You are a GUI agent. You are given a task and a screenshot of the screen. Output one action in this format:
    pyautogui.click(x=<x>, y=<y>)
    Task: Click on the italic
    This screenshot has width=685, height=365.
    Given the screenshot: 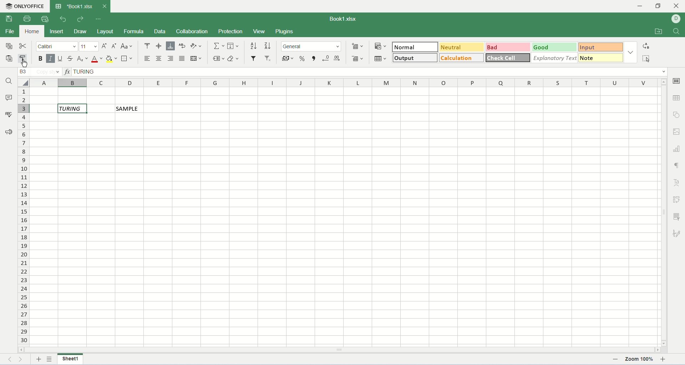 What is the action you would take?
    pyautogui.click(x=51, y=59)
    